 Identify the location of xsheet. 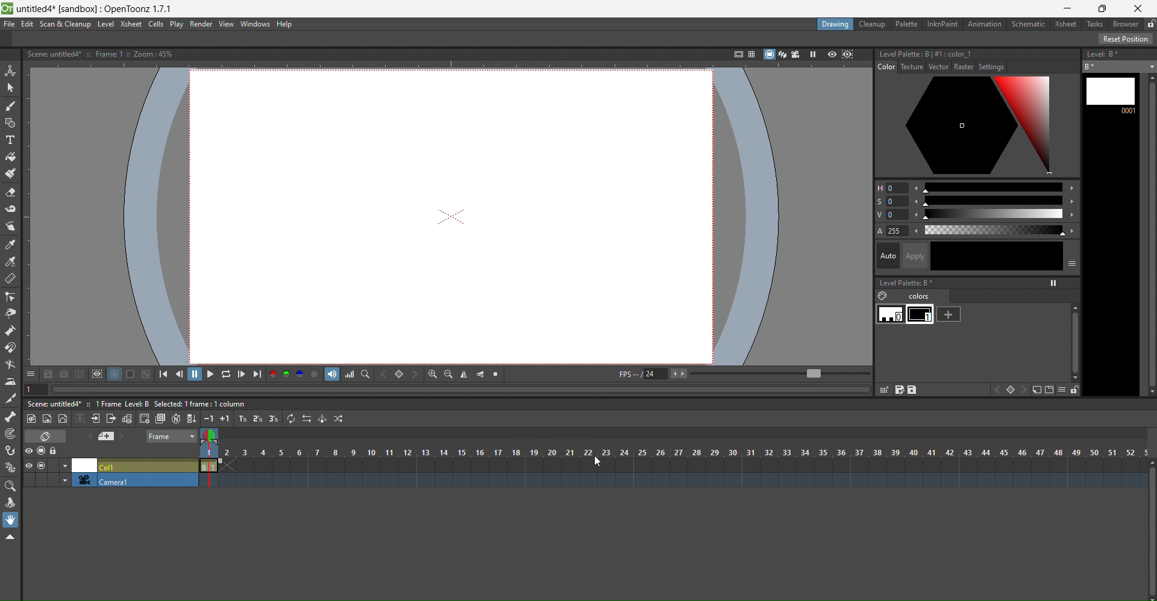
(132, 25).